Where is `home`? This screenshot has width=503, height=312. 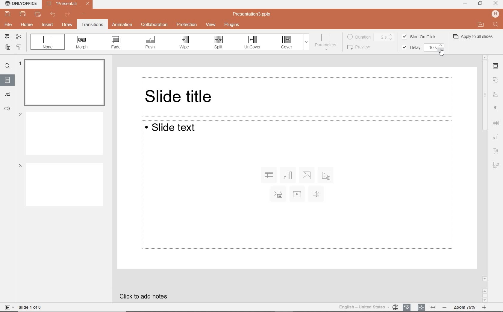 home is located at coordinates (27, 25).